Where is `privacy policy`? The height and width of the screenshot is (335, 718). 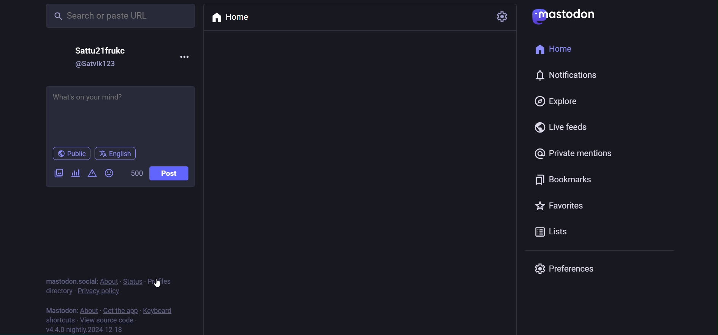 privacy policy is located at coordinates (97, 290).